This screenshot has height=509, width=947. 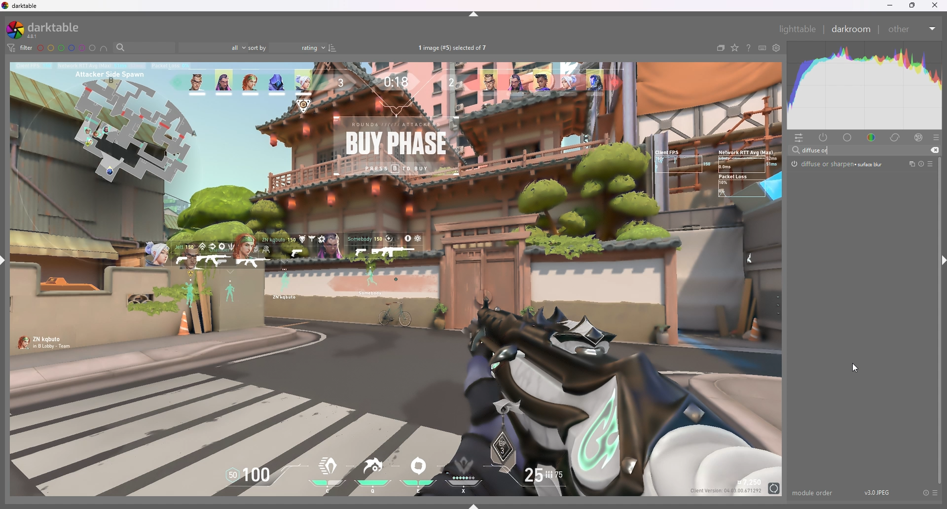 What do you see at coordinates (748, 48) in the screenshot?
I see `online help` at bounding box center [748, 48].